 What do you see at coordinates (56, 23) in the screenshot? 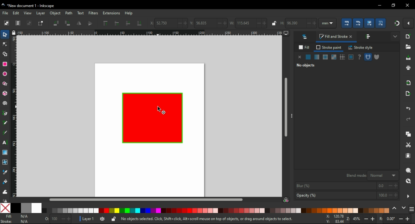
I see `object rotate 90 CCW ` at bounding box center [56, 23].